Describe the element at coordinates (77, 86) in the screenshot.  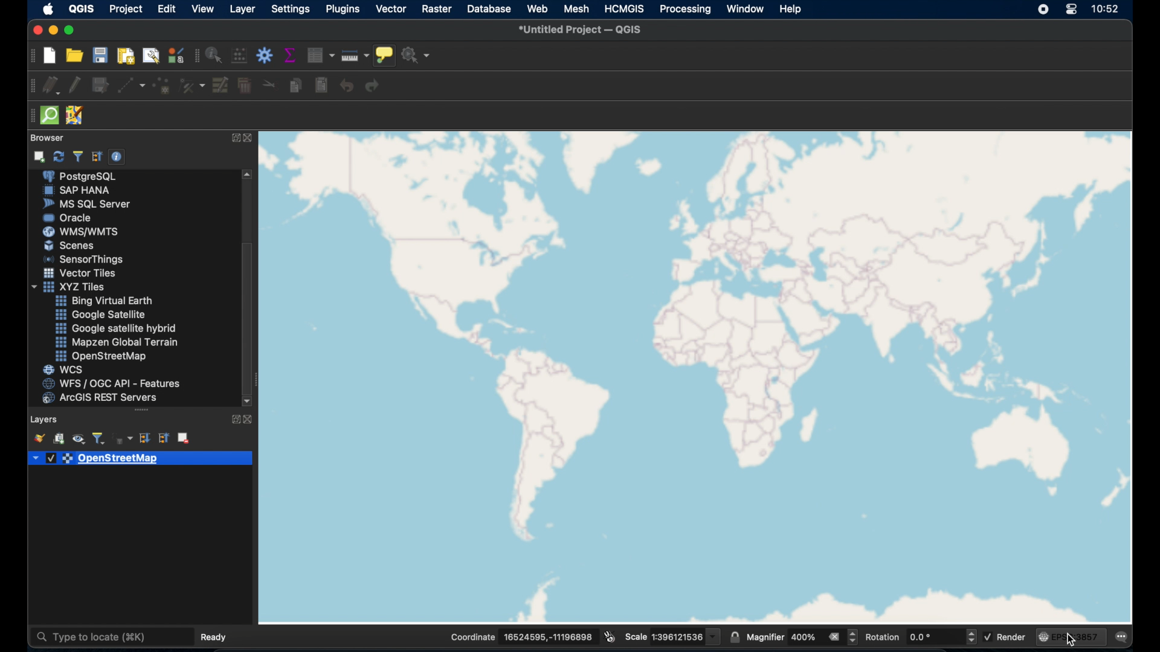
I see `toggle editing` at that location.